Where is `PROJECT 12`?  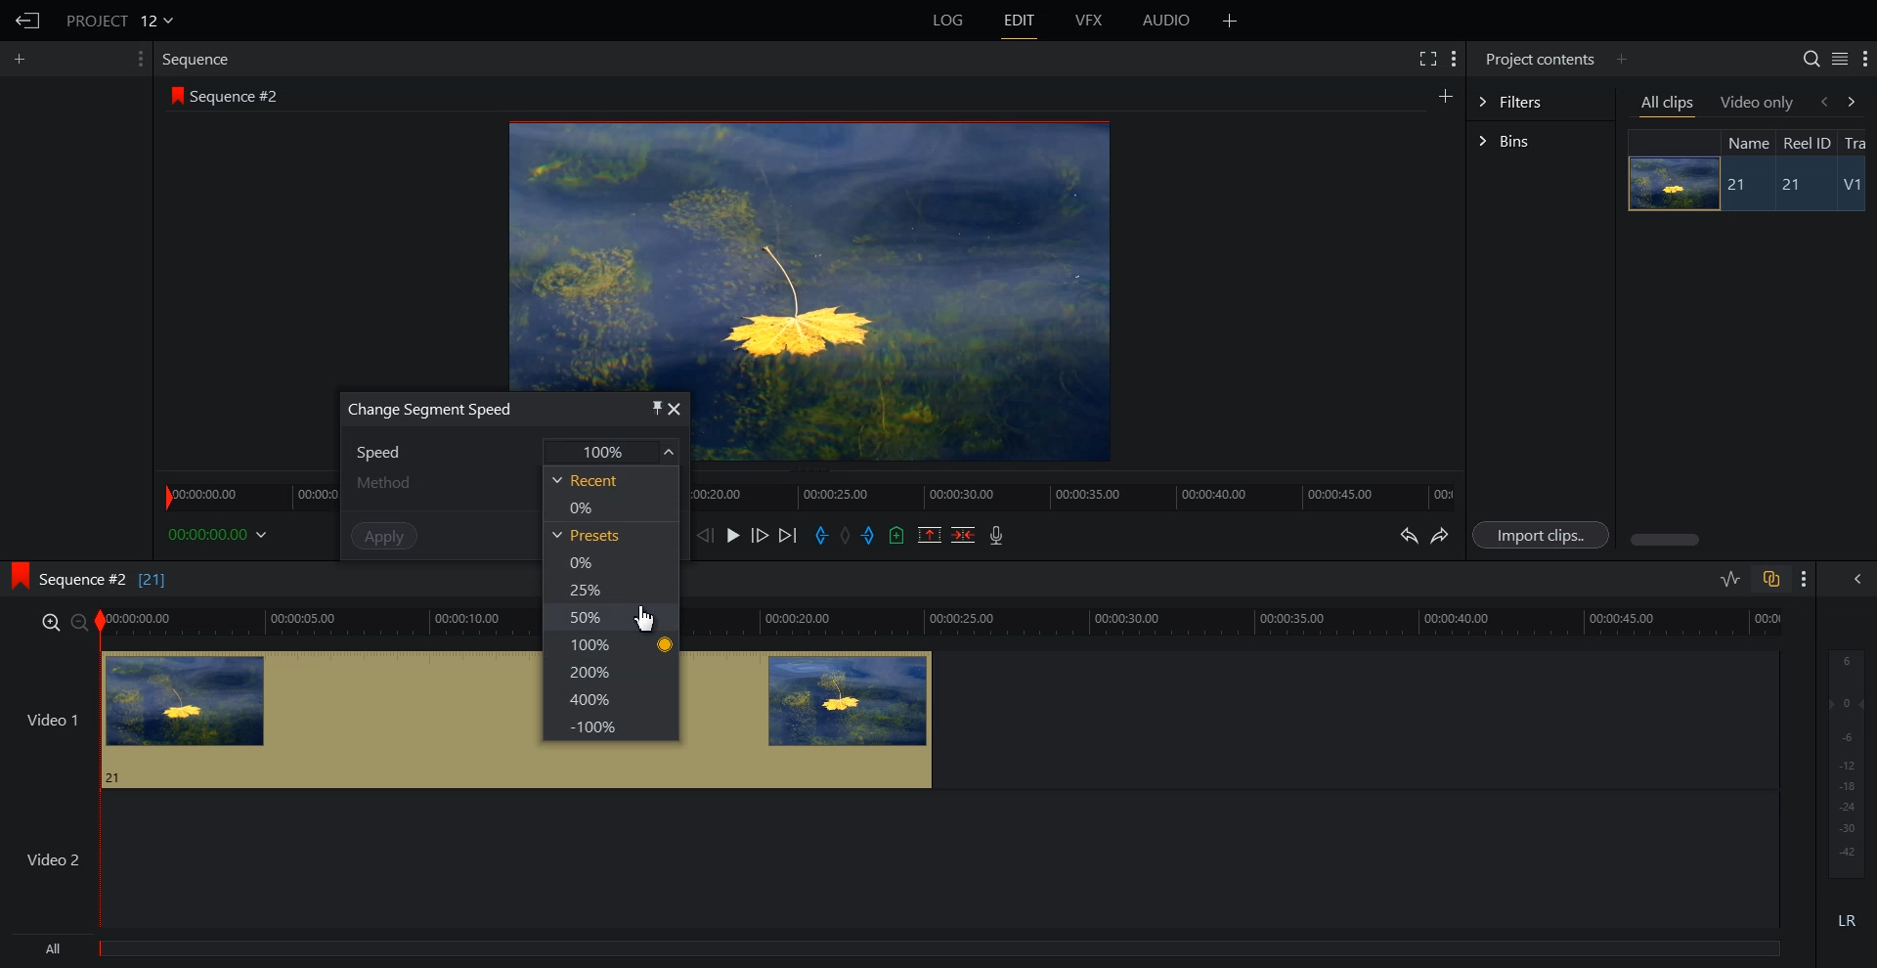
PROJECT 12 is located at coordinates (120, 20).